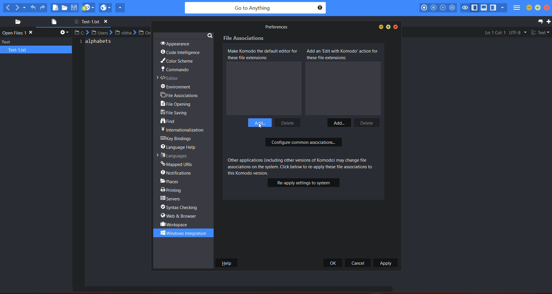 This screenshot has height=294, width=552. I want to click on Re-apply settings to system, so click(304, 183).